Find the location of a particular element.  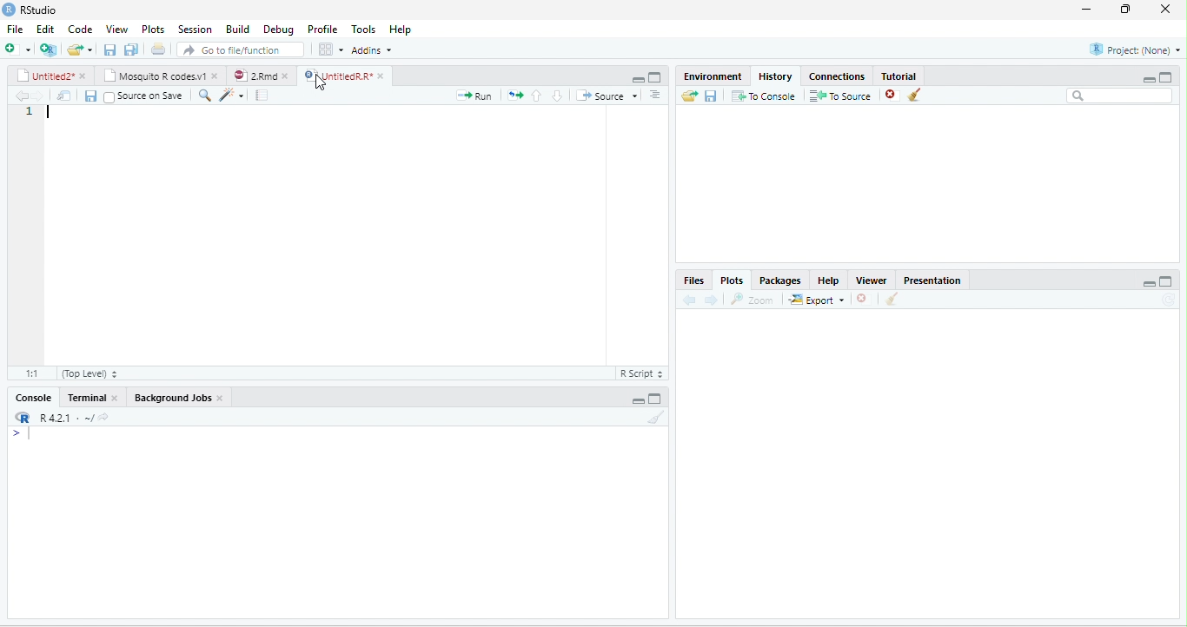

to source is located at coordinates (839, 96).